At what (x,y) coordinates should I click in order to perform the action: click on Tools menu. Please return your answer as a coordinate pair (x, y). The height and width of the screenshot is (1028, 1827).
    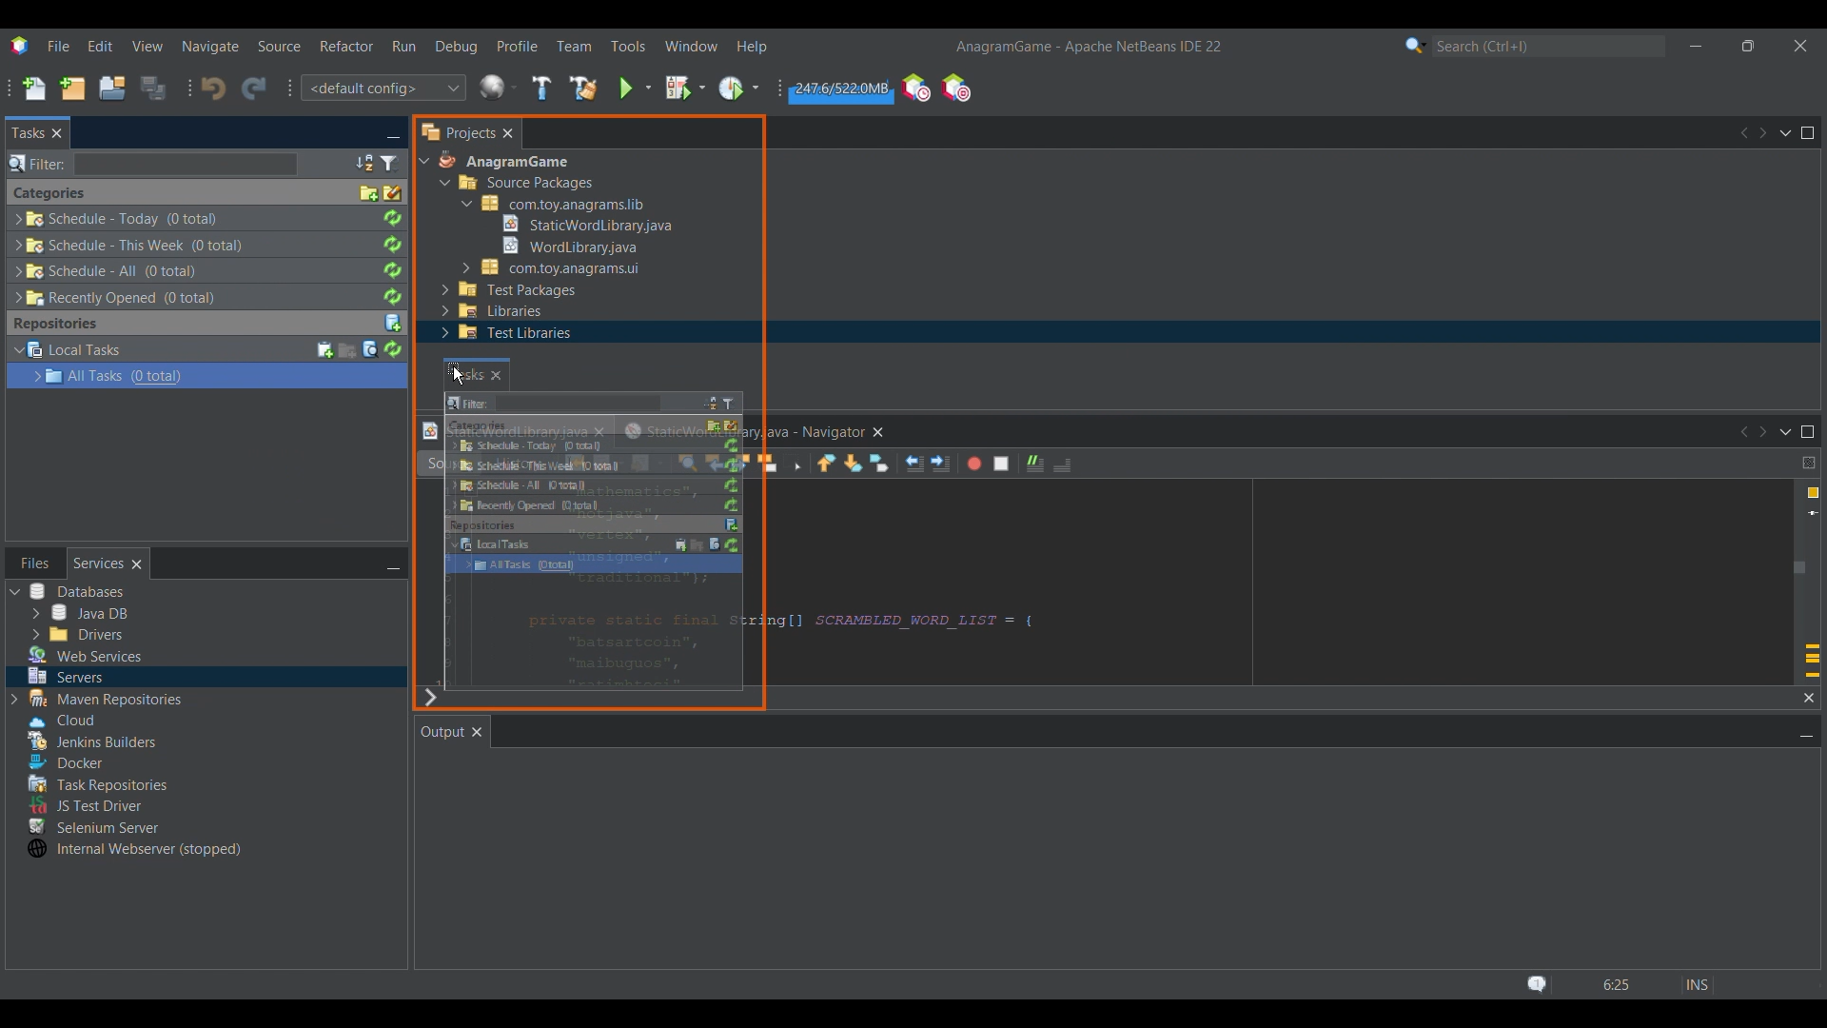
    Looking at the image, I should click on (628, 46).